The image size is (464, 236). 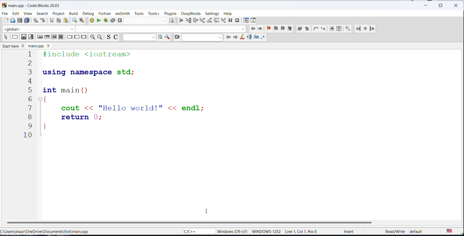 I want to click on insert, so click(x=350, y=232).